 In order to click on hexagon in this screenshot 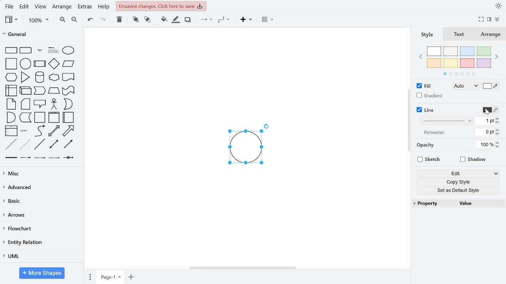, I will do `click(11, 77)`.